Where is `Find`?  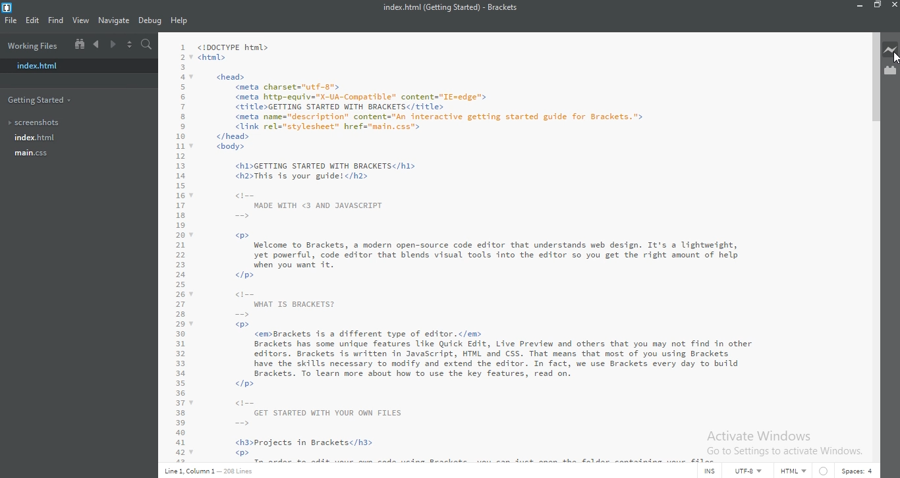
Find is located at coordinates (56, 20).